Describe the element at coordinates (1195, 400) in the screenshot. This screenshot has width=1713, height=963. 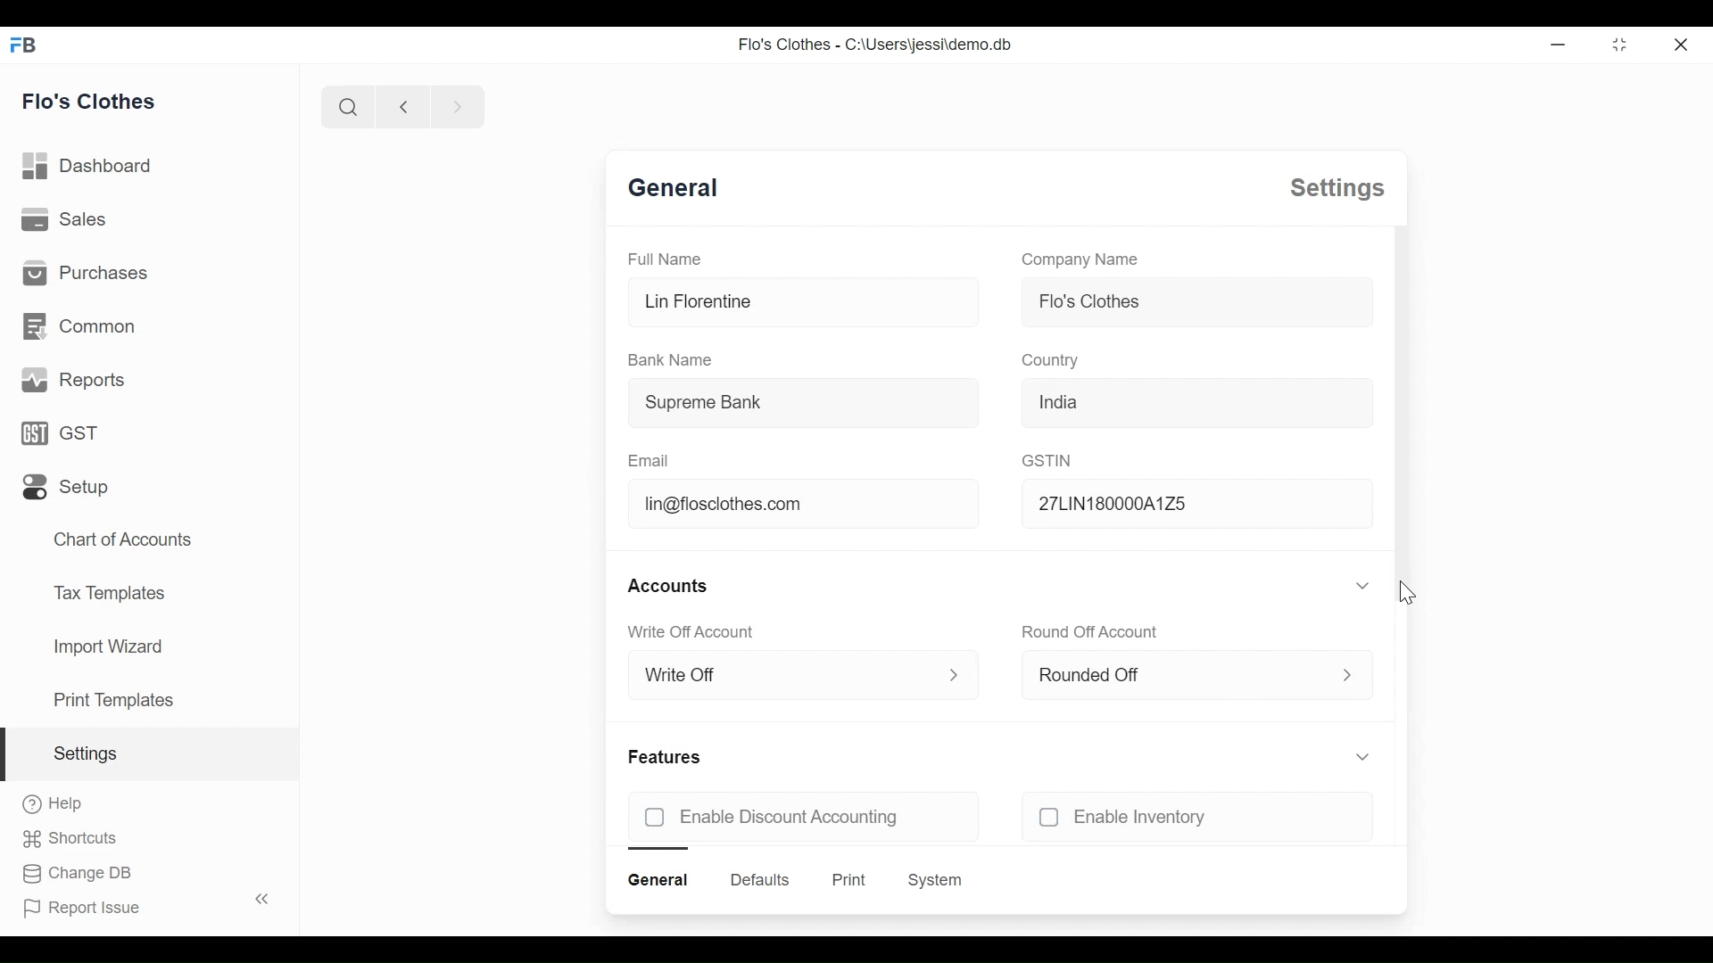
I see `India` at that location.